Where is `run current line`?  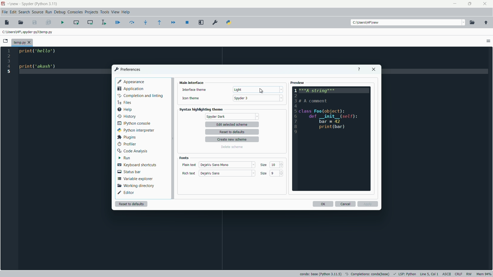
run current line is located at coordinates (132, 22).